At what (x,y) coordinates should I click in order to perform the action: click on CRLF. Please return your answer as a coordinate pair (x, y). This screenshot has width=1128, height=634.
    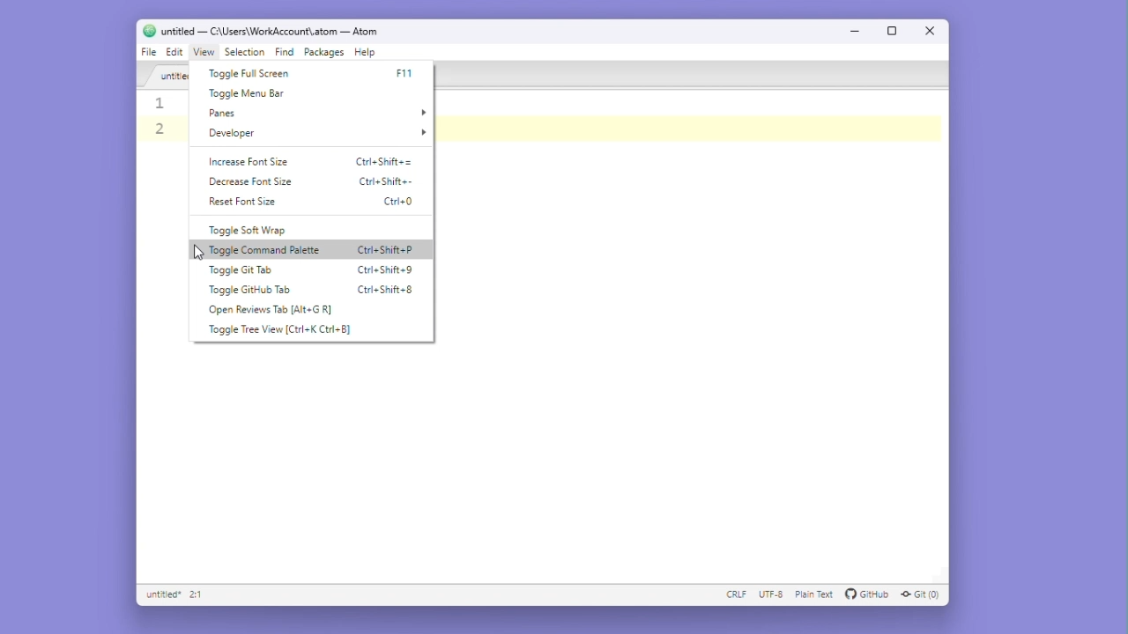
    Looking at the image, I should click on (732, 596).